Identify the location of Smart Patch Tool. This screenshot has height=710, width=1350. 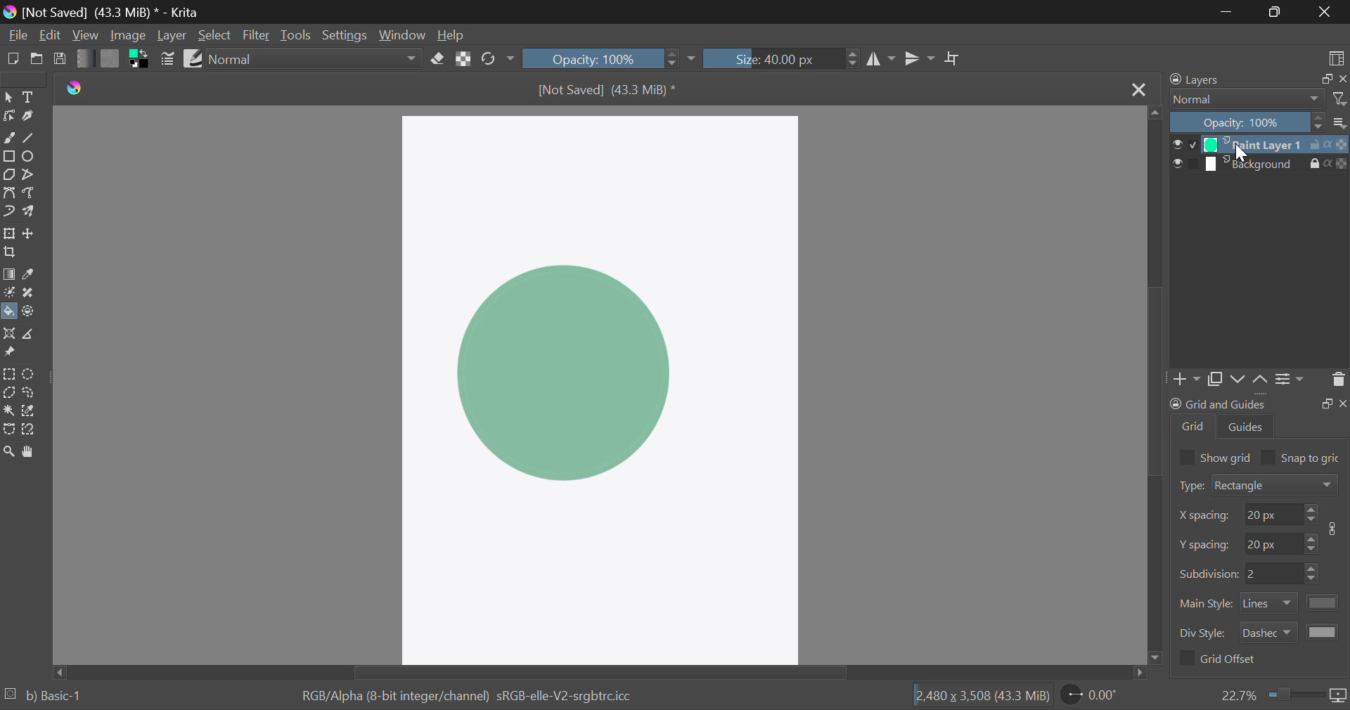
(29, 293).